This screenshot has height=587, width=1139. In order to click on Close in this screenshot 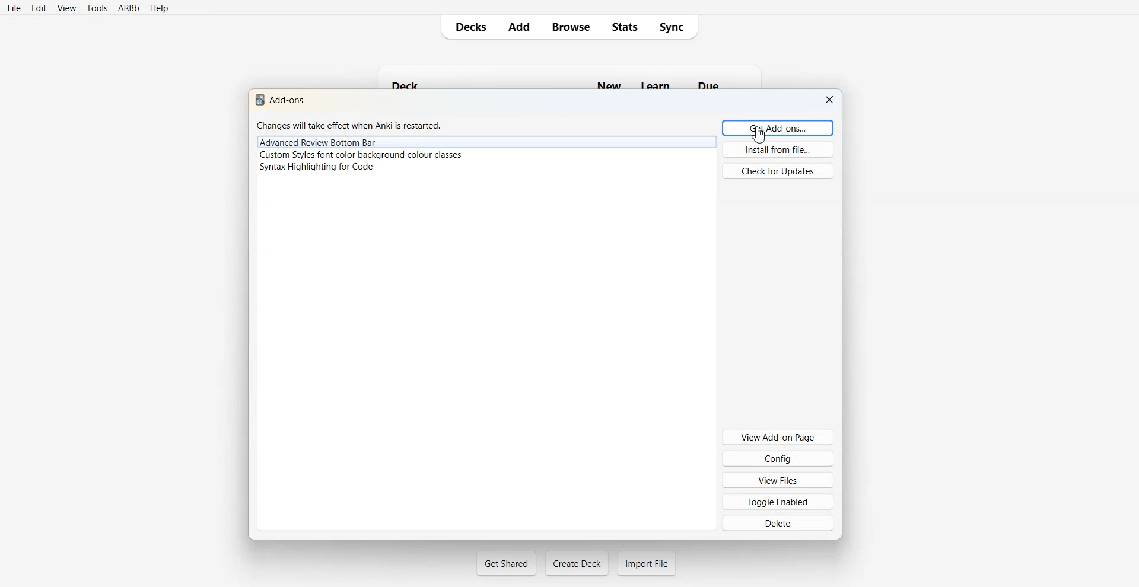, I will do `click(828, 99)`.